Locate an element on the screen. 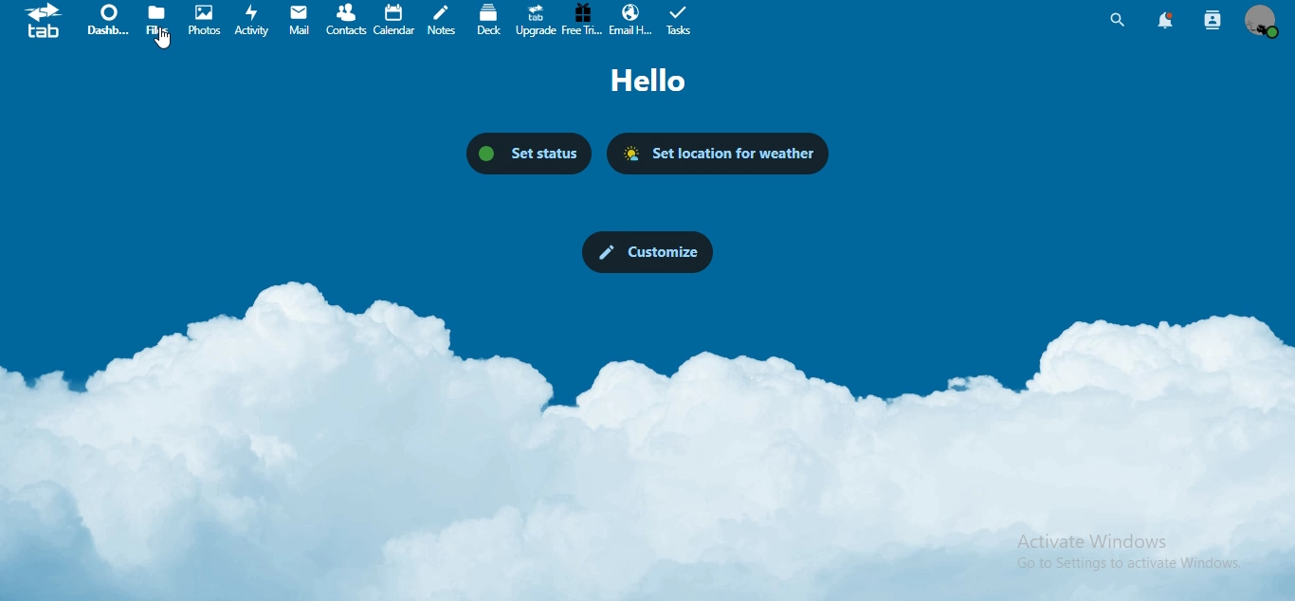 The height and width of the screenshot is (601, 1295). files is located at coordinates (159, 18).